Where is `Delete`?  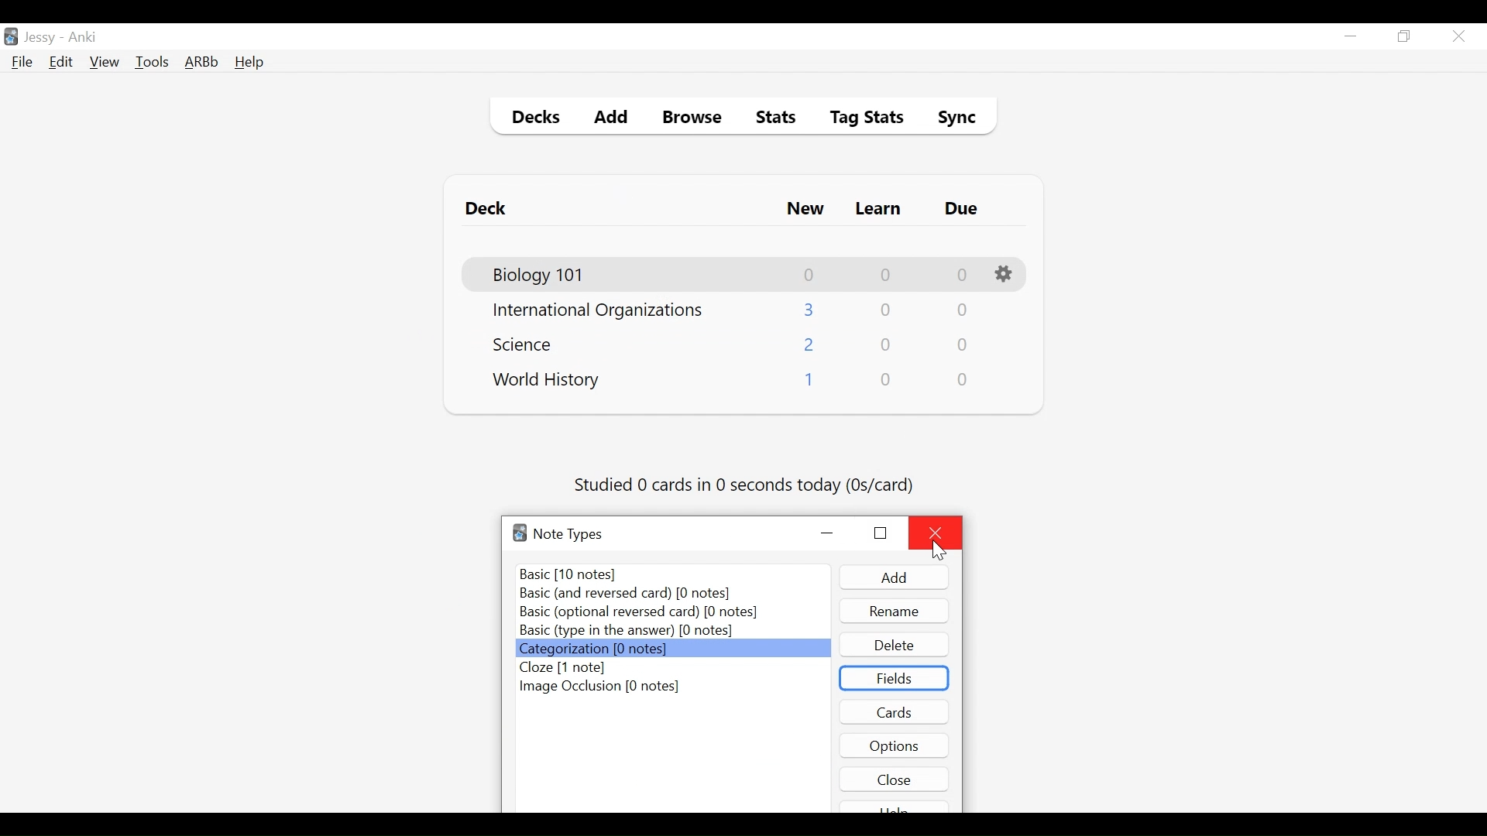
Delete is located at coordinates (893, 645).